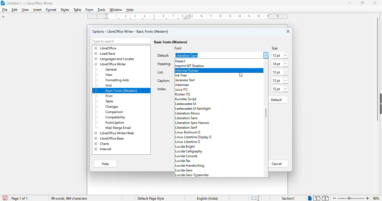 The image size is (382, 201). Describe the element at coordinates (161, 89) in the screenshot. I see `index: ` at that location.